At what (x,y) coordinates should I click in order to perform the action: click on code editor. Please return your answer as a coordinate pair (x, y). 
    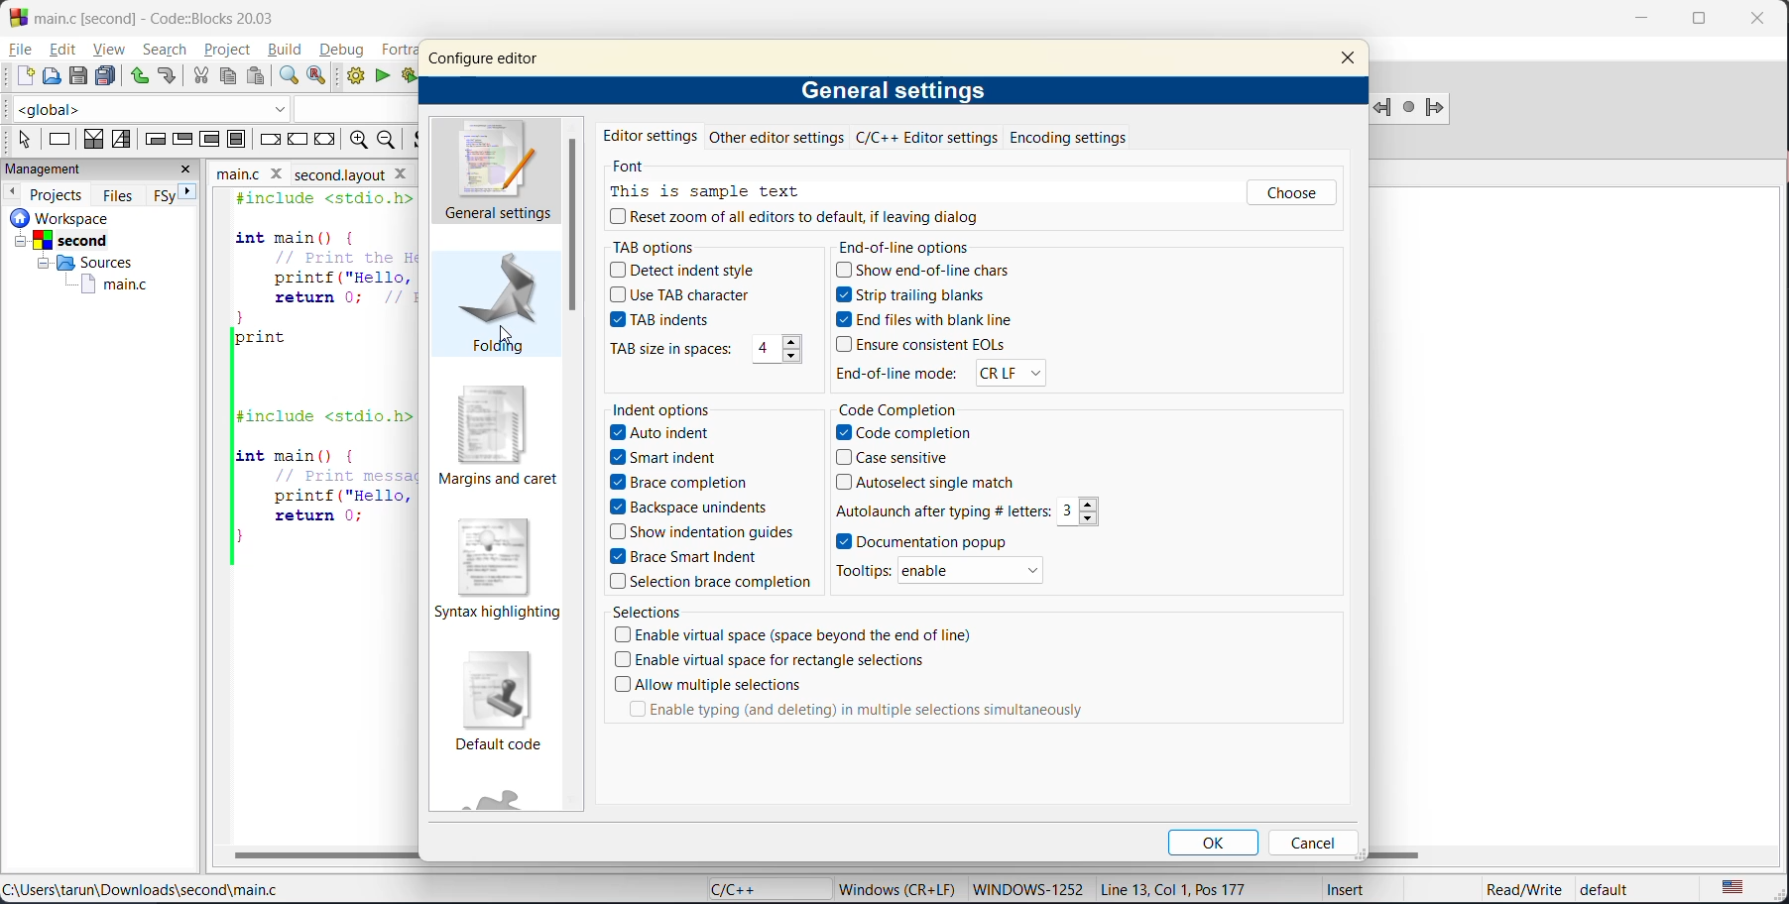
    Looking at the image, I should click on (317, 379).